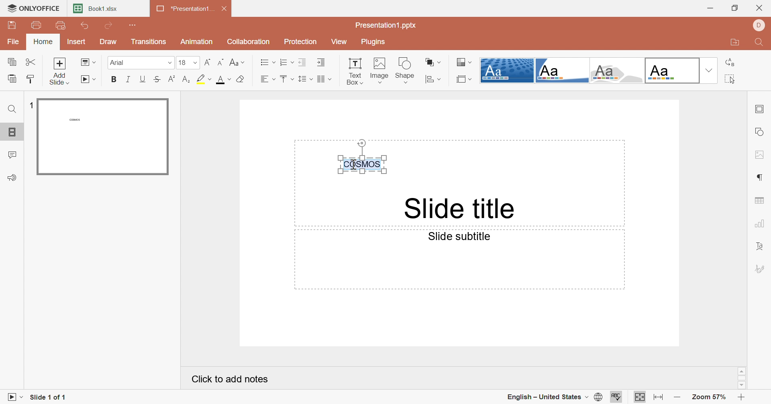 The image size is (771, 404). Describe the element at coordinates (599, 396) in the screenshot. I see `Set document language` at that location.